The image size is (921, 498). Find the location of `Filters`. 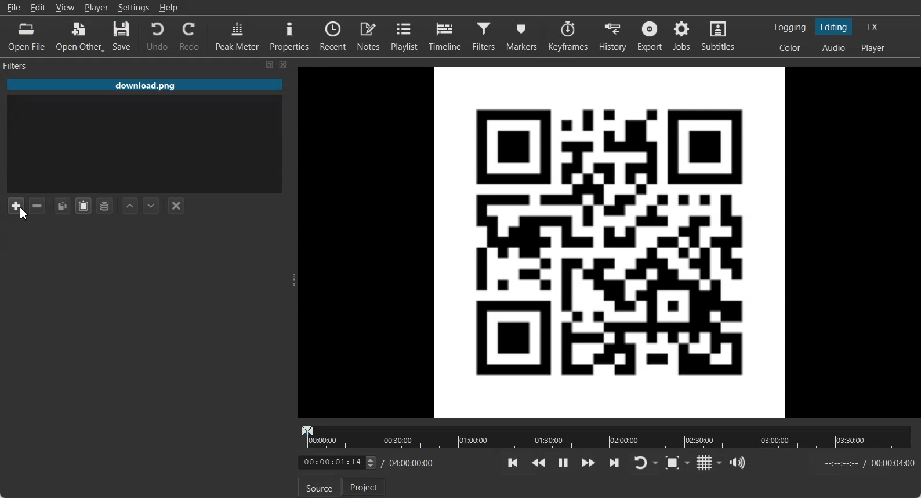

Filters is located at coordinates (27, 65).